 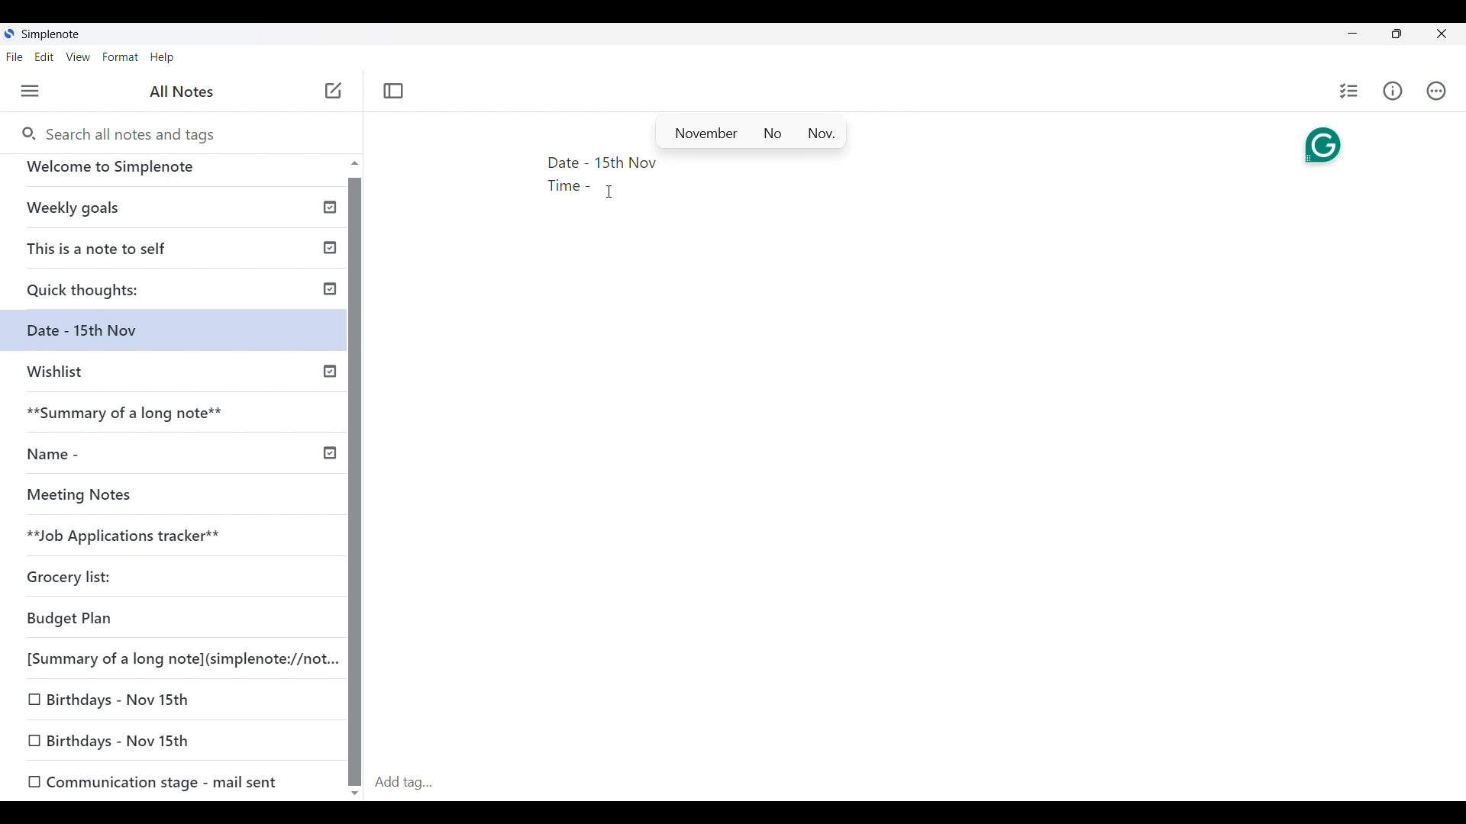 I want to click on Click to type in tags, so click(x=916, y=784).